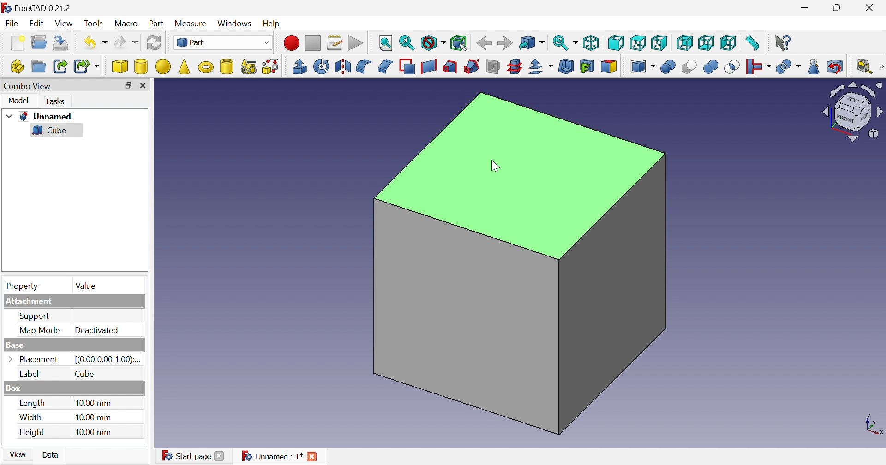  What do you see at coordinates (299, 67) in the screenshot?
I see `Extrude` at bounding box center [299, 67].